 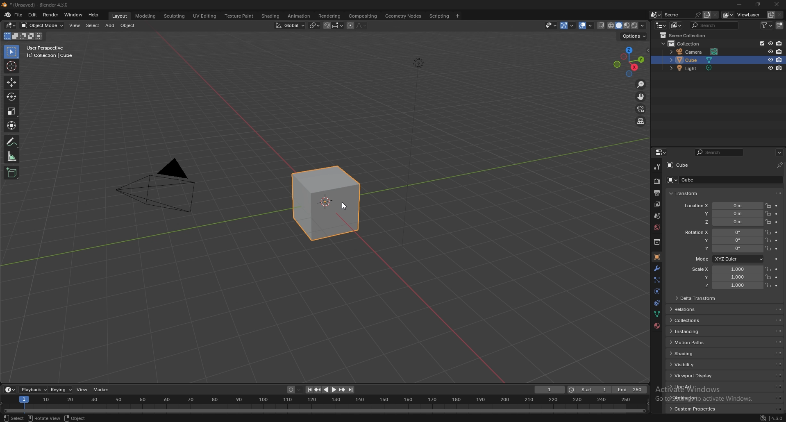 What do you see at coordinates (641, 122) in the screenshot?
I see `switch view from perspective/orthographic position` at bounding box center [641, 122].